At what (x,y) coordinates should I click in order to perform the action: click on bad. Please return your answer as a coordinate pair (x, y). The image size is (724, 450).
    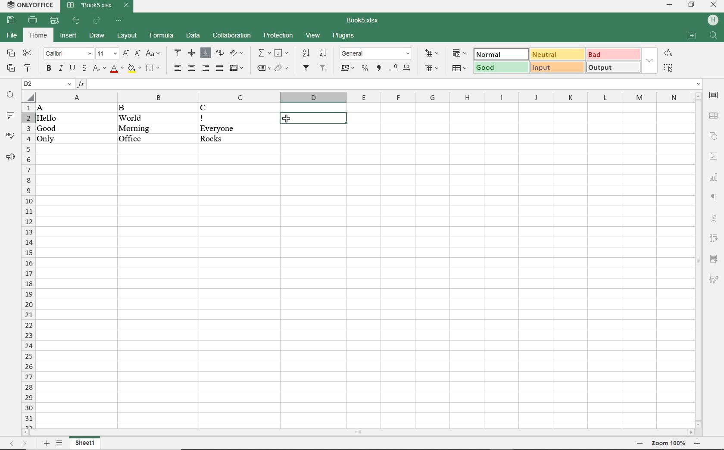
    Looking at the image, I should click on (612, 54).